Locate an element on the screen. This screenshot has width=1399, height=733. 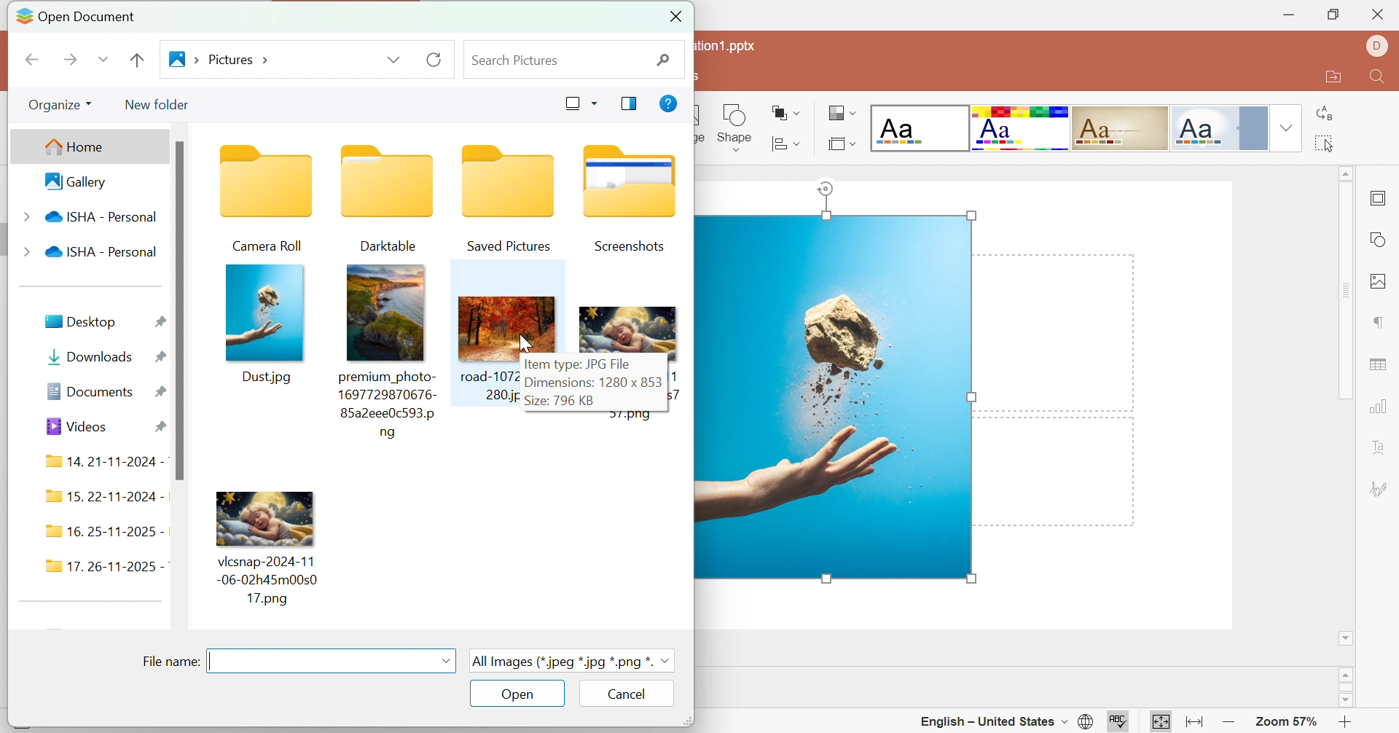
Size: 796 KB is located at coordinates (563, 401).